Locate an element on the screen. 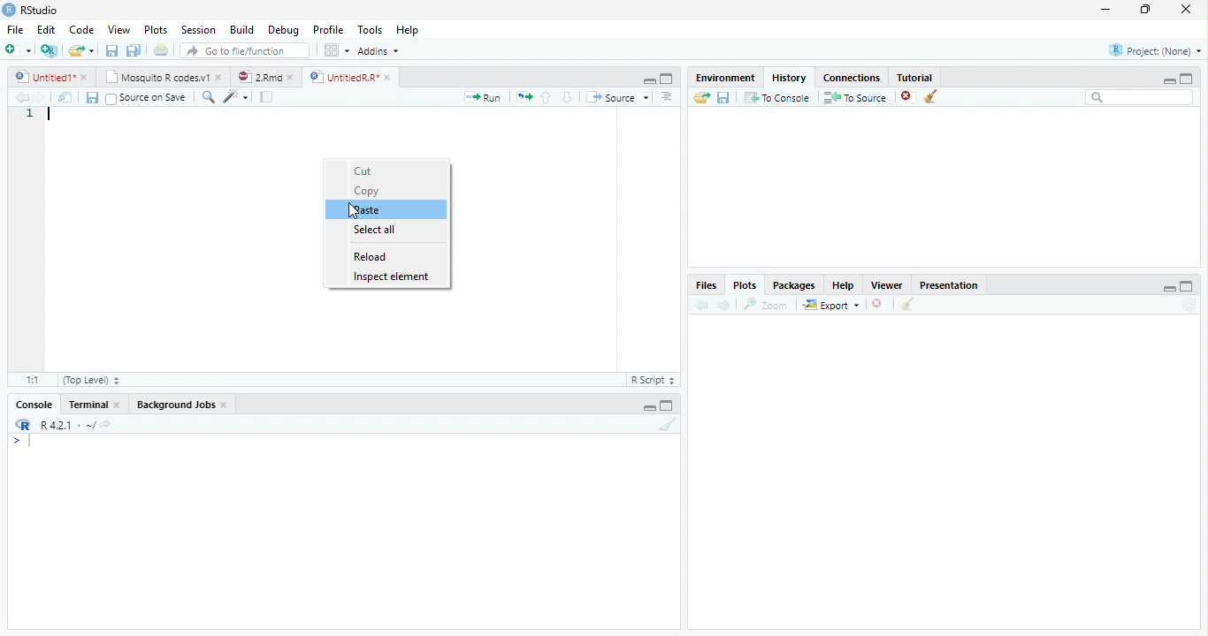 The width and height of the screenshot is (1208, 636). Tools is located at coordinates (371, 30).